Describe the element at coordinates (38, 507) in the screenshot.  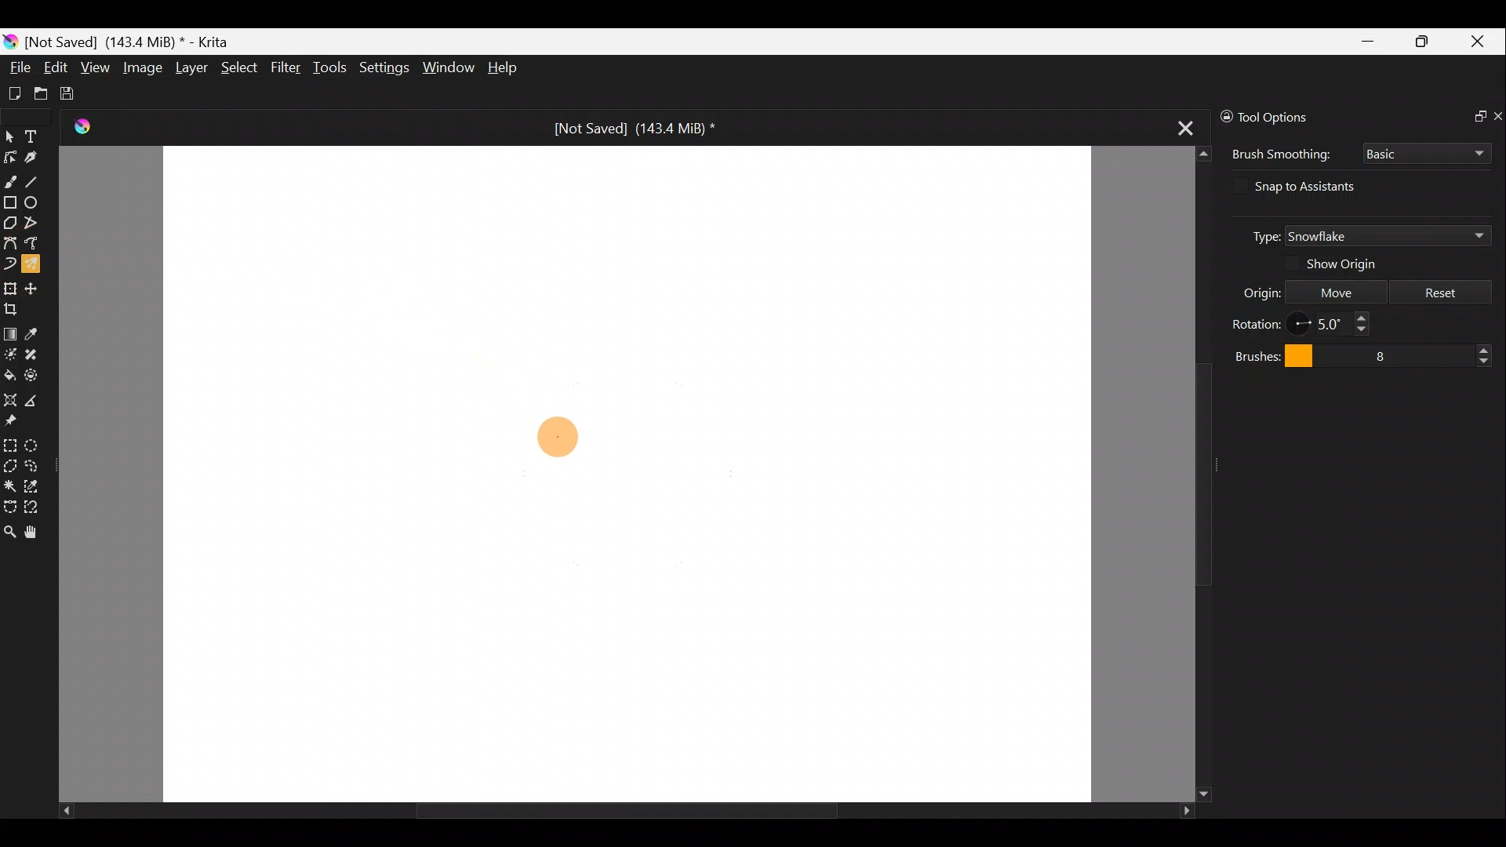
I see `Magnetic curve selection tool` at that location.